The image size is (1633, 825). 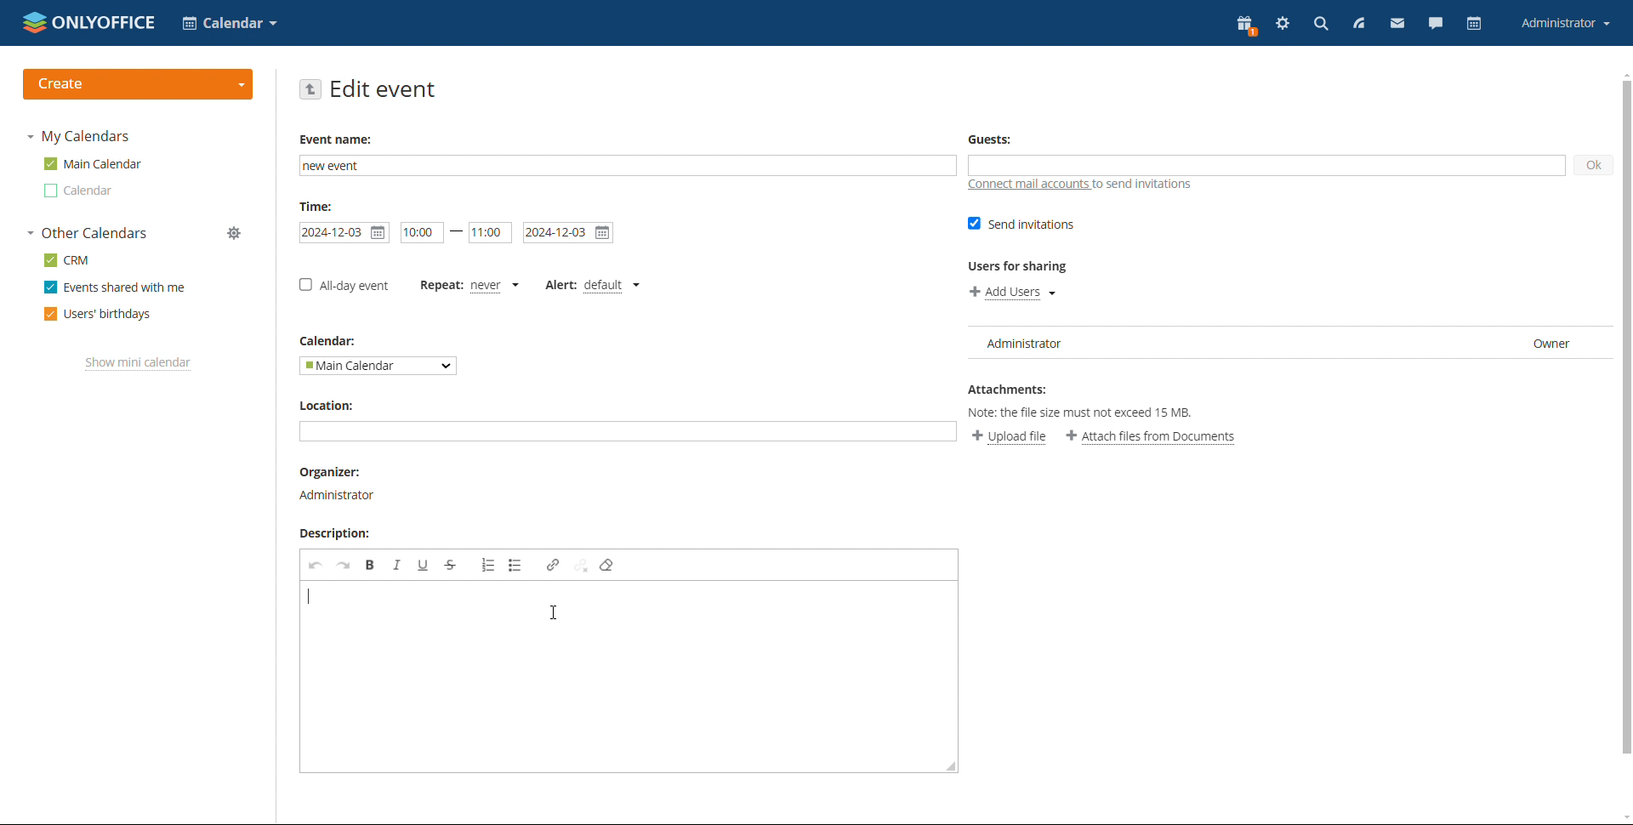 What do you see at coordinates (989, 137) in the screenshot?
I see `Guests:` at bounding box center [989, 137].